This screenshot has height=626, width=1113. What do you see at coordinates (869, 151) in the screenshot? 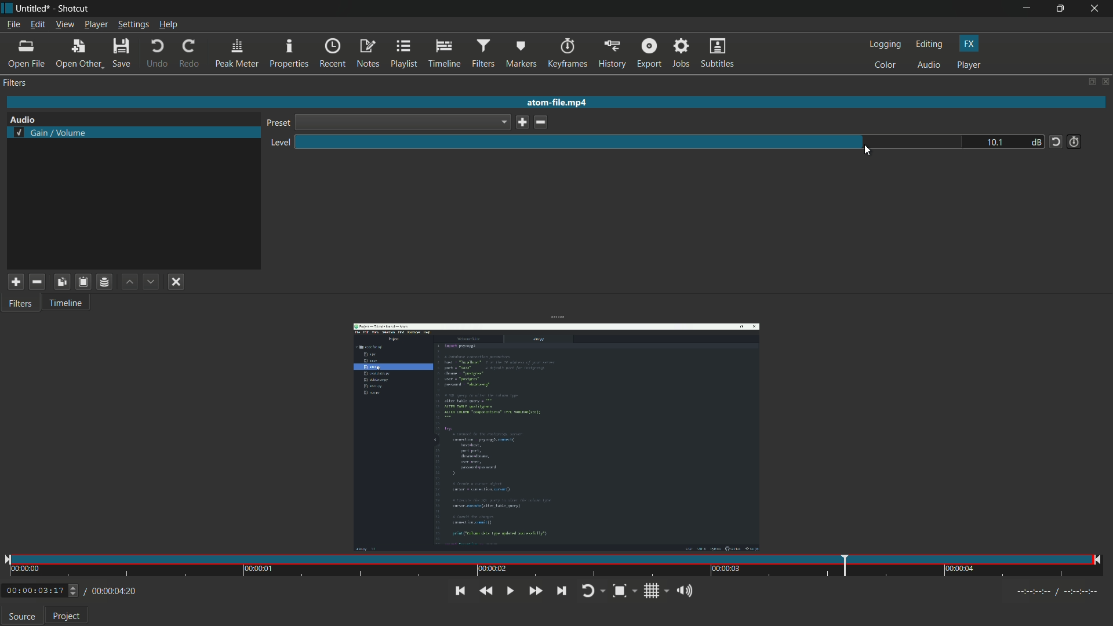
I see `cursor` at bounding box center [869, 151].